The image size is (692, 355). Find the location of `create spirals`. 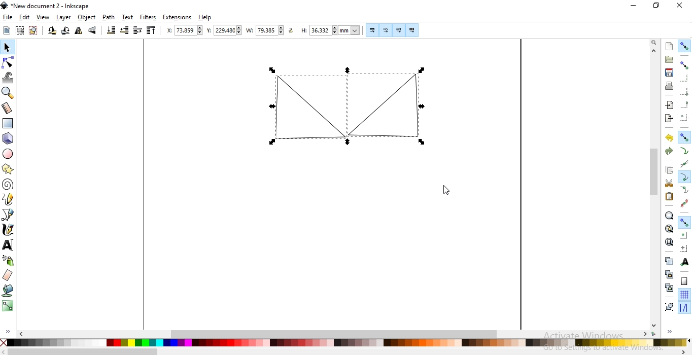

create spirals is located at coordinates (9, 185).